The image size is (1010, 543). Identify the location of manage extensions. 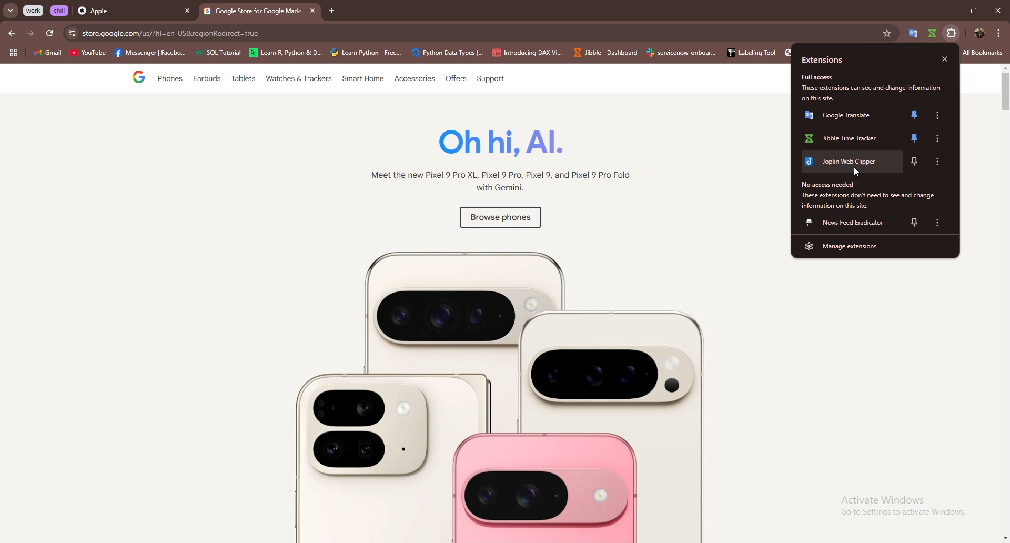
(874, 246).